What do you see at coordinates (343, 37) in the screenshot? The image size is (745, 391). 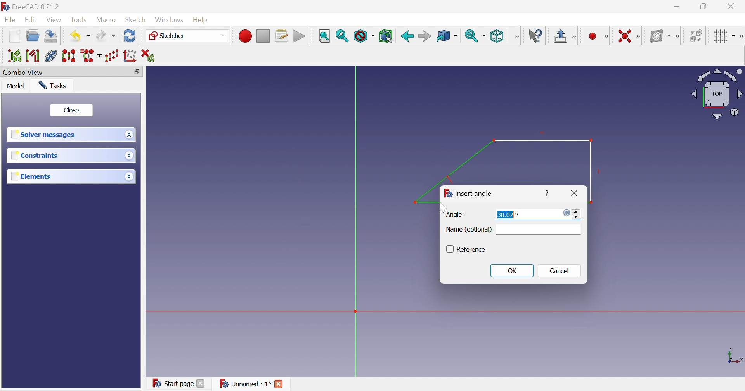 I see `Fit selection` at bounding box center [343, 37].